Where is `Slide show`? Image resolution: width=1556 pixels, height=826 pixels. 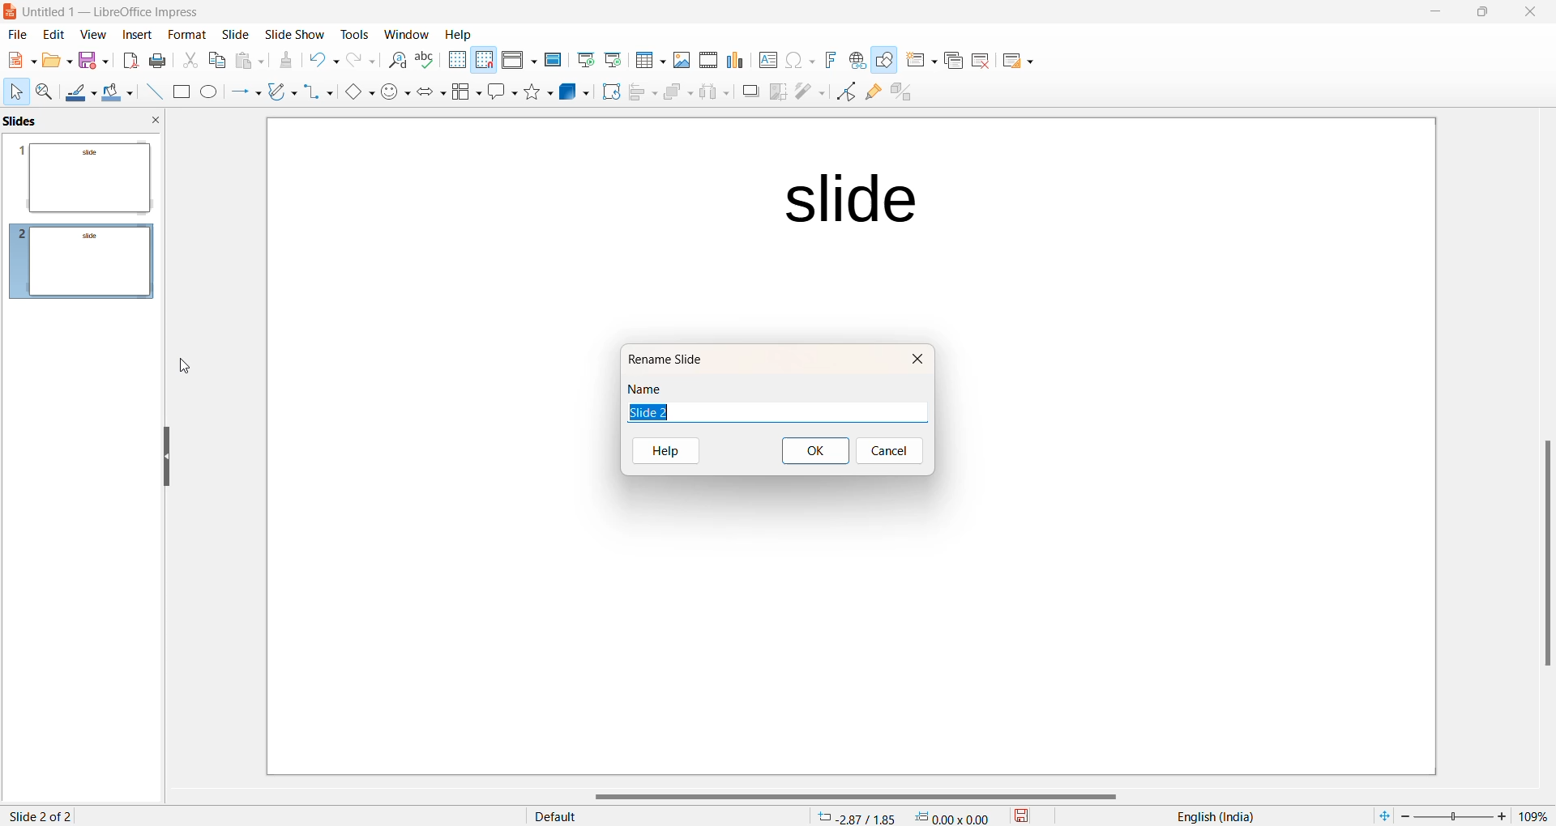 Slide show is located at coordinates (293, 32).